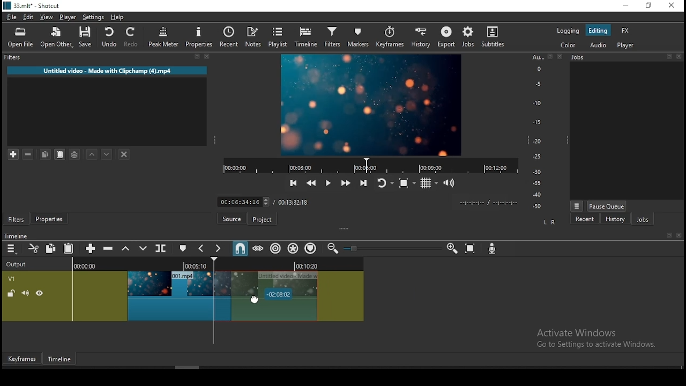  I want to click on play quickly forward, so click(345, 183).